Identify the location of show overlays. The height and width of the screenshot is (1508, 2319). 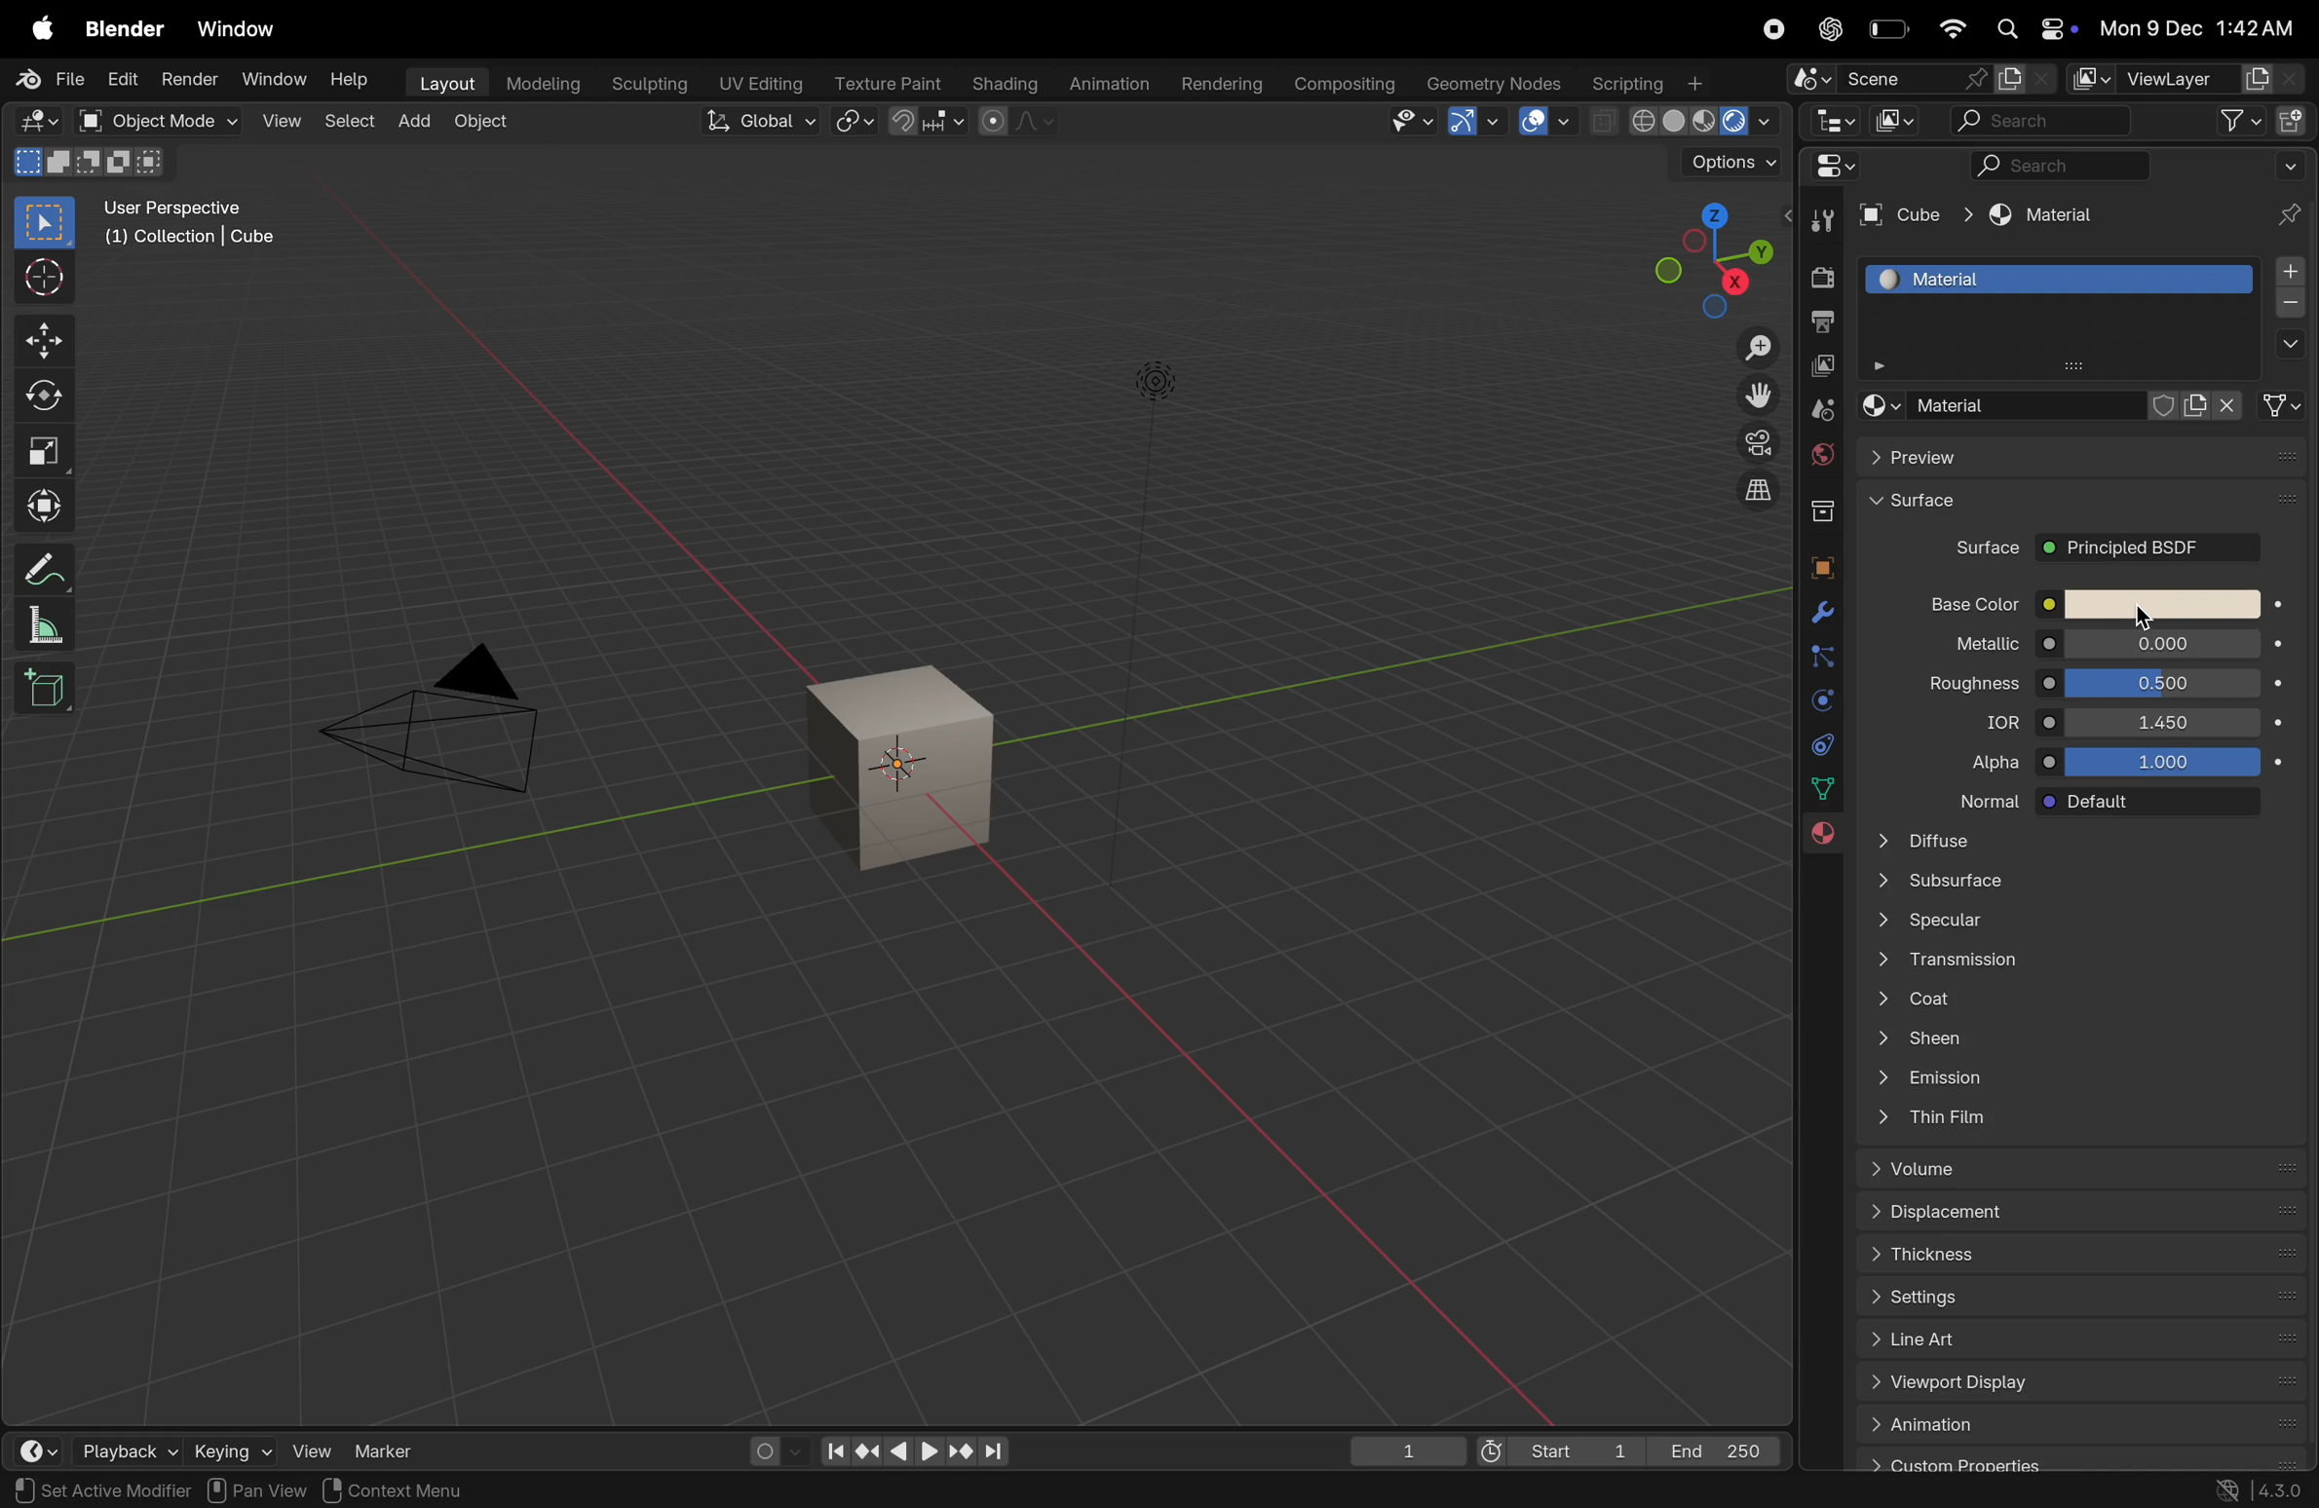
(1548, 122).